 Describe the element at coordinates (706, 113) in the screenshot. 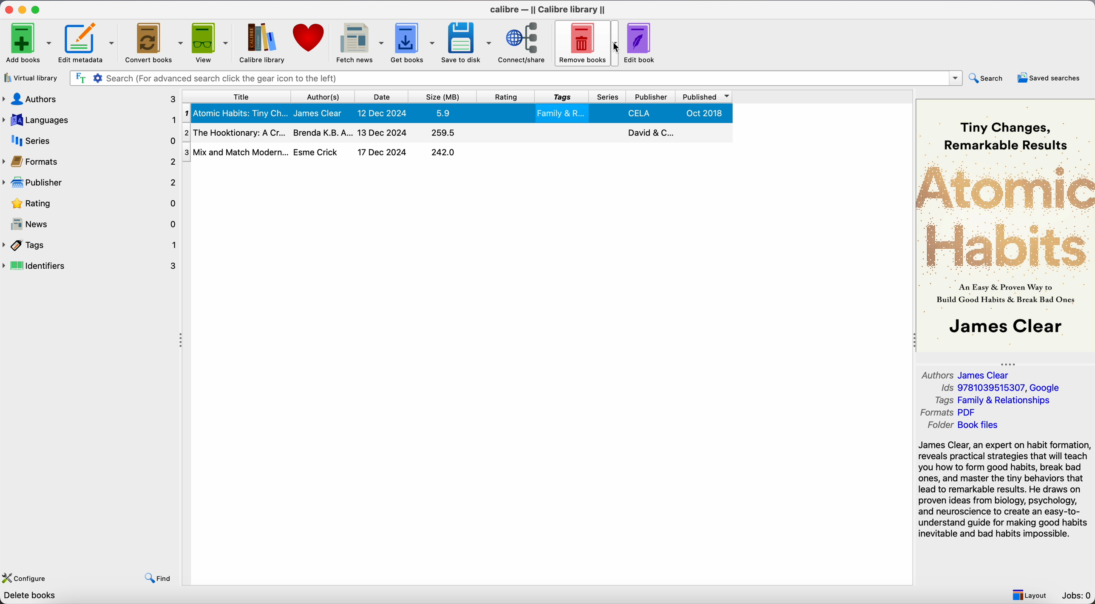

I see `Oct 2018` at that location.